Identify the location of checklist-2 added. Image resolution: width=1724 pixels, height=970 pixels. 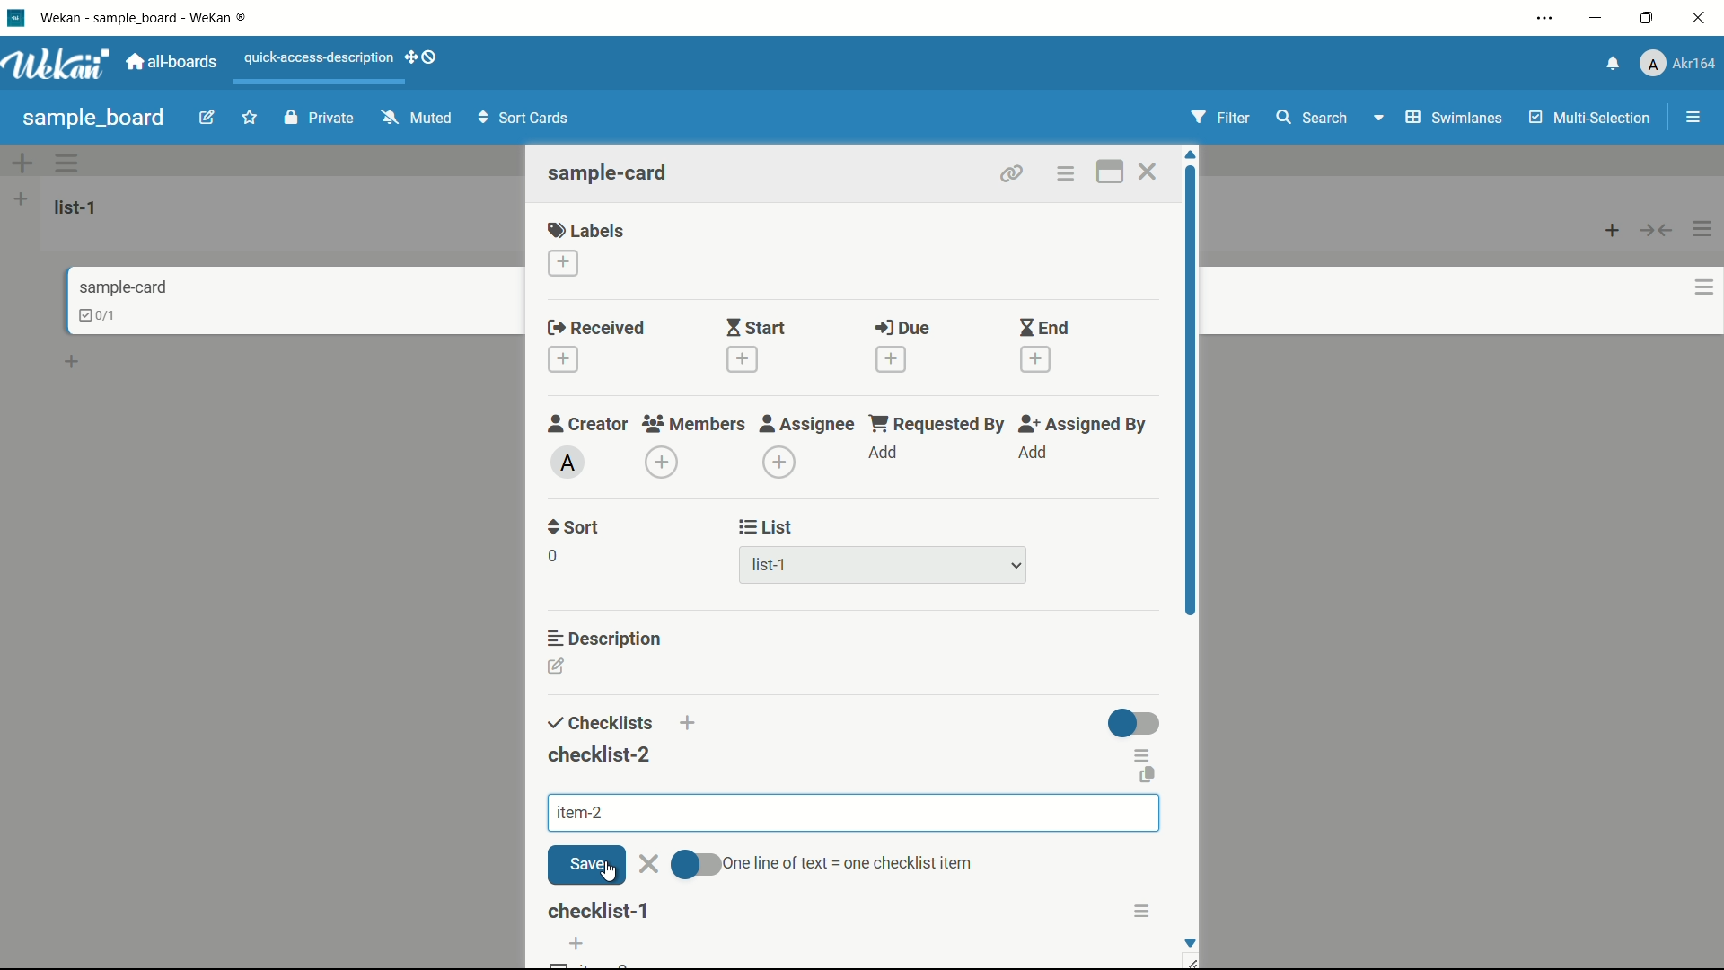
(599, 754).